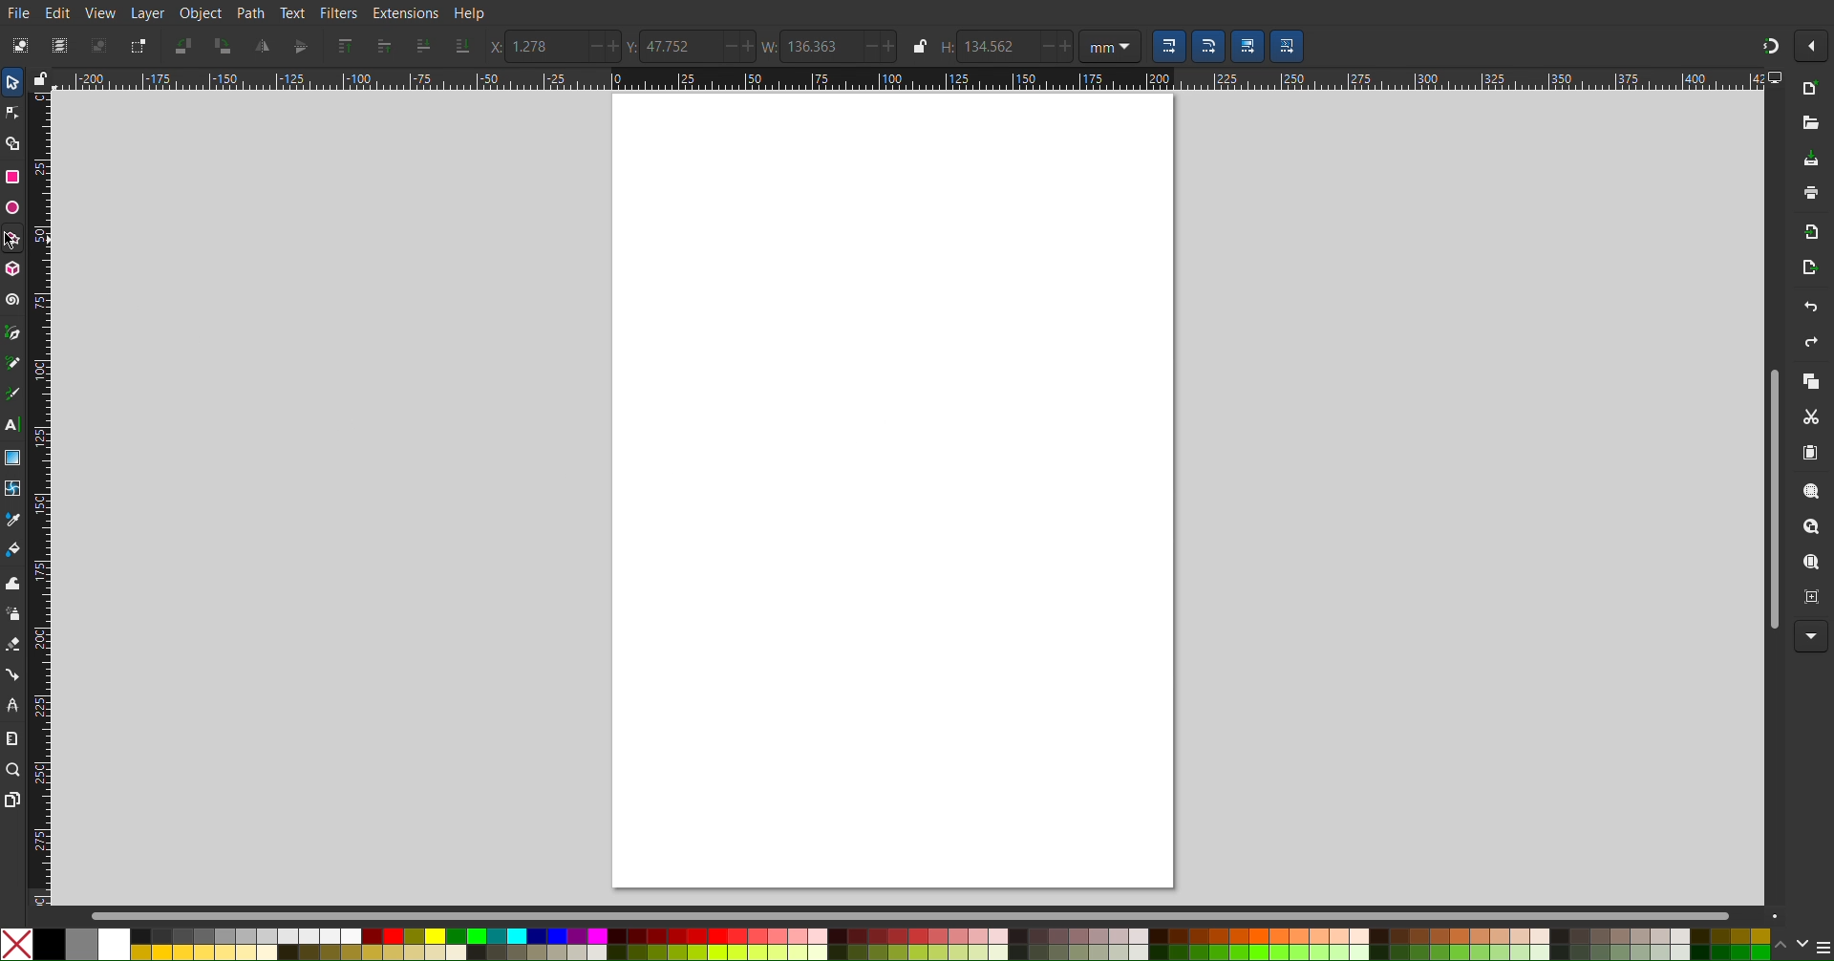 The image size is (1834, 961). I want to click on Deselect, so click(100, 47).